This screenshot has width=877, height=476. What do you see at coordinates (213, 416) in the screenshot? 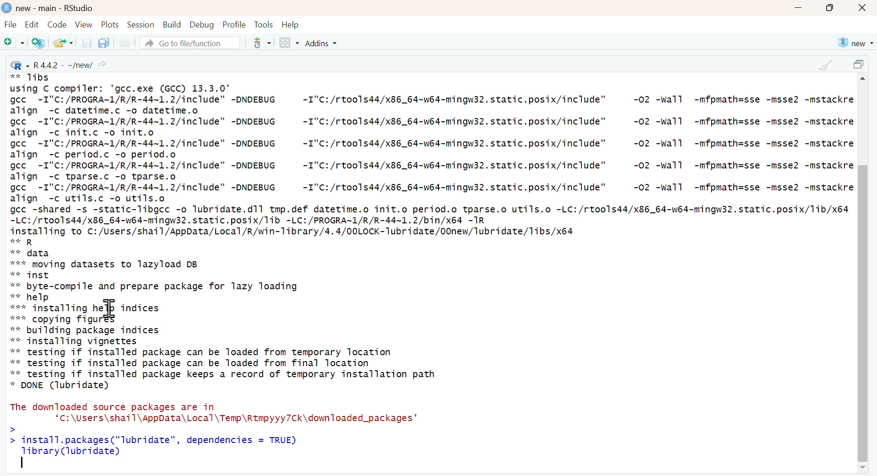
I see `The downloaded source packages are in‘C:\Users\shail\AppData\Local\Temp\Rtmpyyy7Ck\downloaded_packages’>` at bounding box center [213, 416].